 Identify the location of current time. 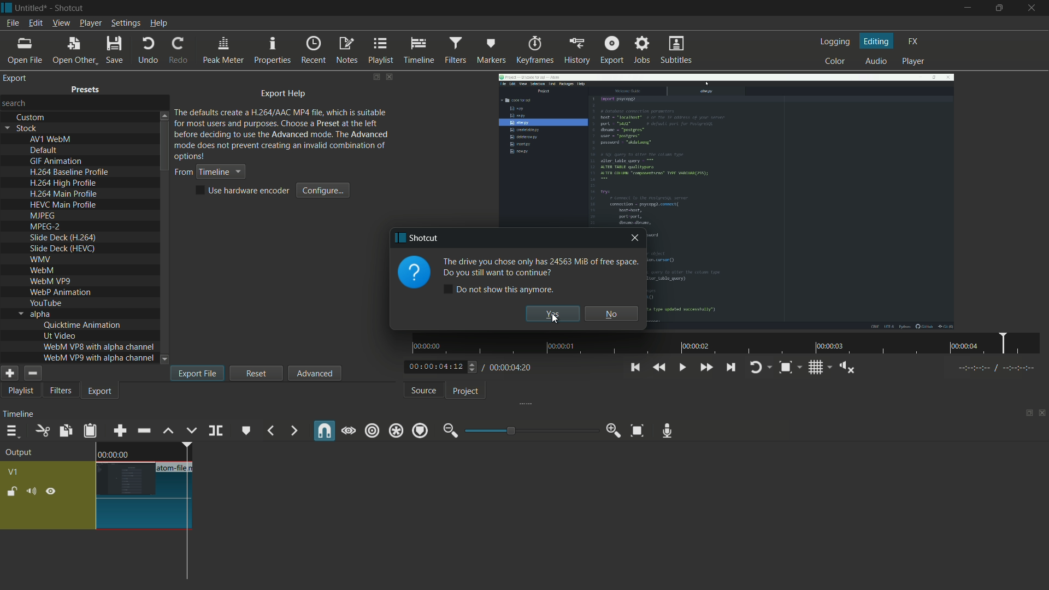
(434, 367).